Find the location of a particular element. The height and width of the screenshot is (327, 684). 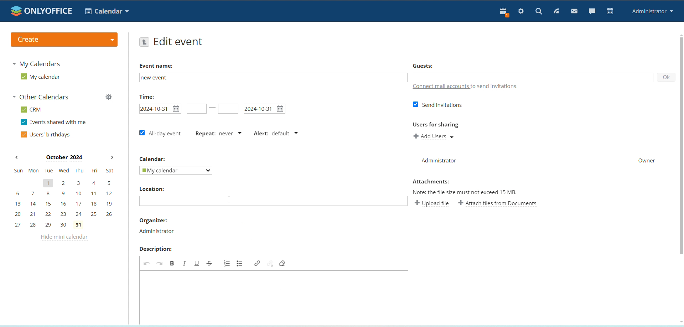

text is located at coordinates (496, 86).